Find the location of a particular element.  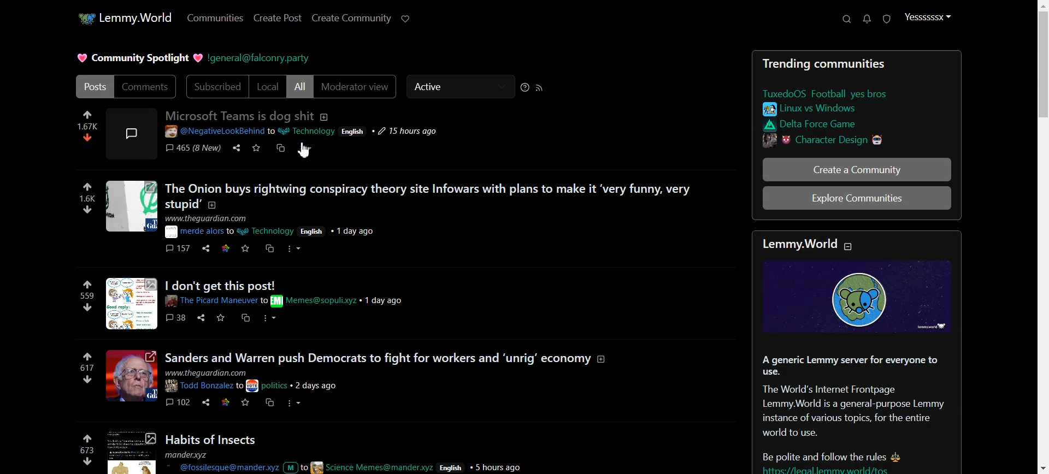

posts is located at coordinates (432, 209).